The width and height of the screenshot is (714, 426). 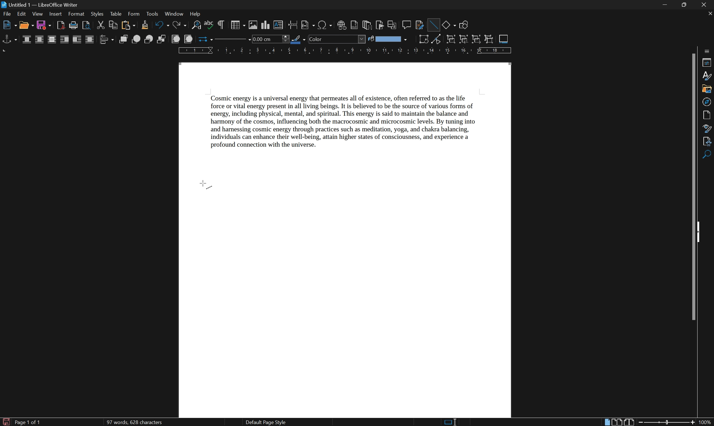 What do you see at coordinates (270, 39) in the screenshot?
I see `line thickness` at bounding box center [270, 39].